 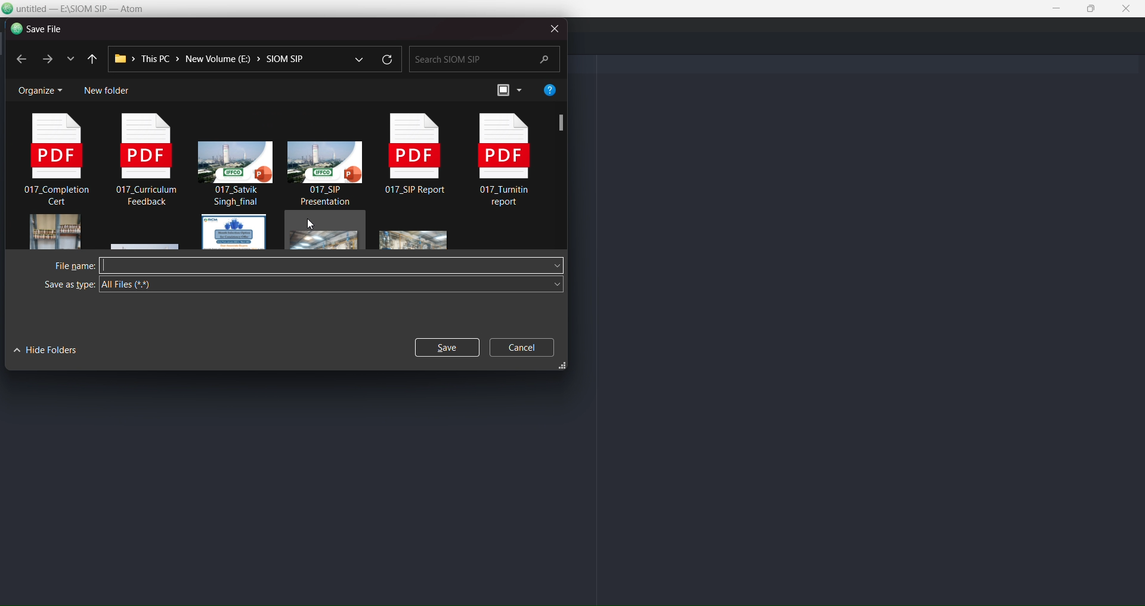 What do you see at coordinates (20, 59) in the screenshot?
I see `previous` at bounding box center [20, 59].